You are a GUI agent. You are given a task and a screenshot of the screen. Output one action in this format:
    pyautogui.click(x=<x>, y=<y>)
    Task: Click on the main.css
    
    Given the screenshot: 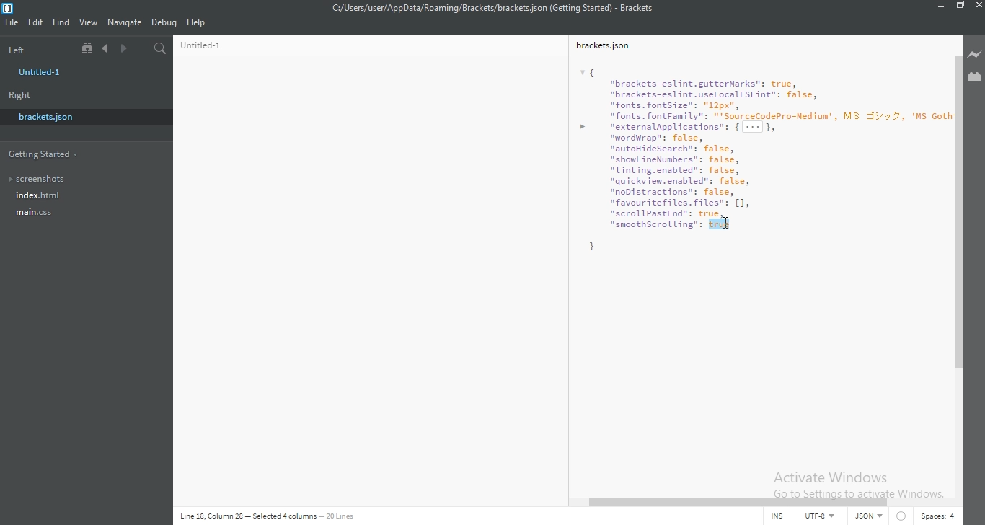 What is the action you would take?
    pyautogui.click(x=84, y=215)
    